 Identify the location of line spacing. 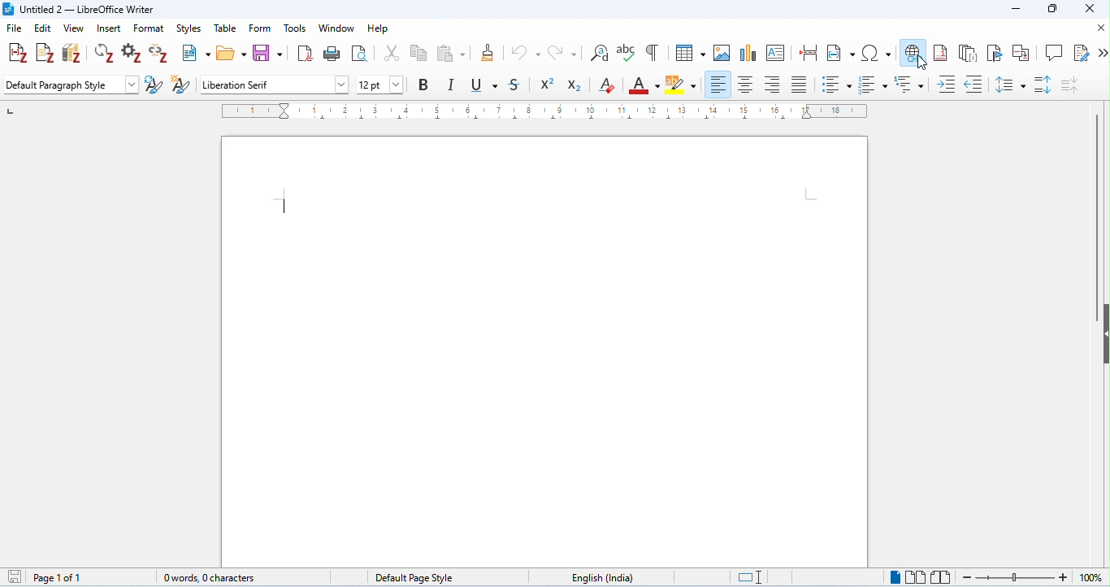
(1011, 84).